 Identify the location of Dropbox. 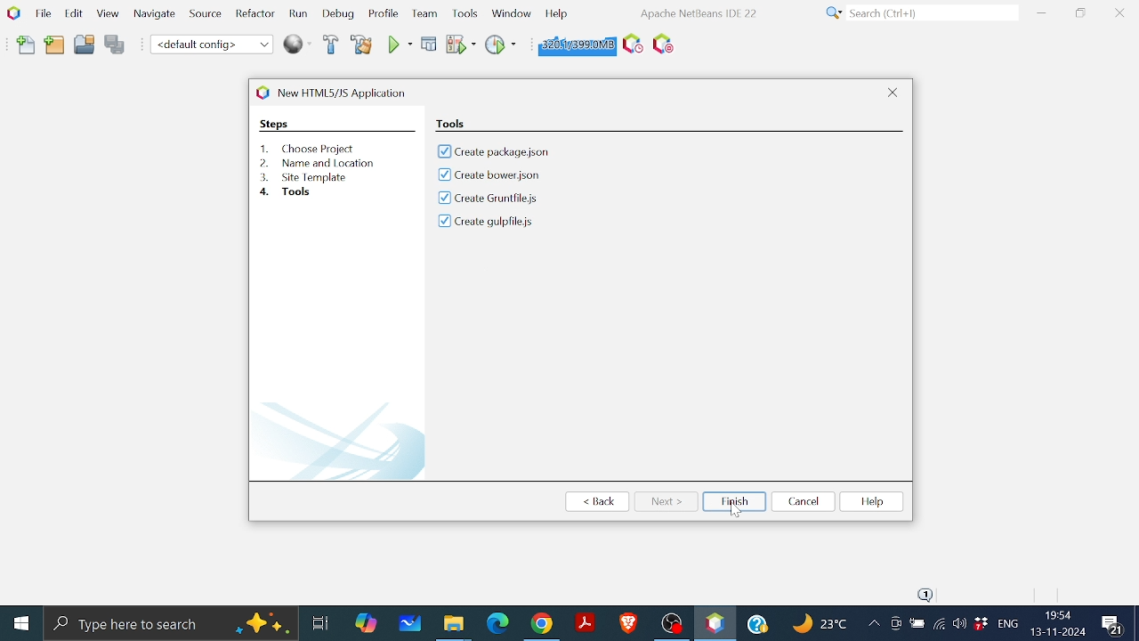
(981, 624).